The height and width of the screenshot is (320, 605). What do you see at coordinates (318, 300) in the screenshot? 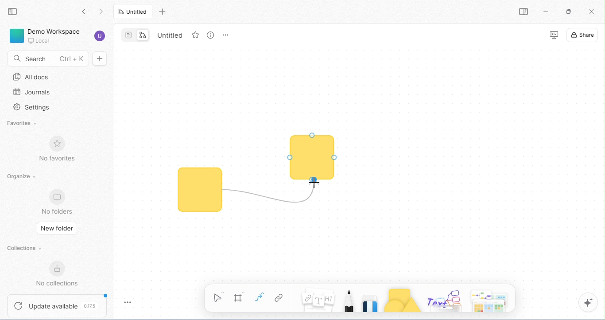
I see `notes` at bounding box center [318, 300].